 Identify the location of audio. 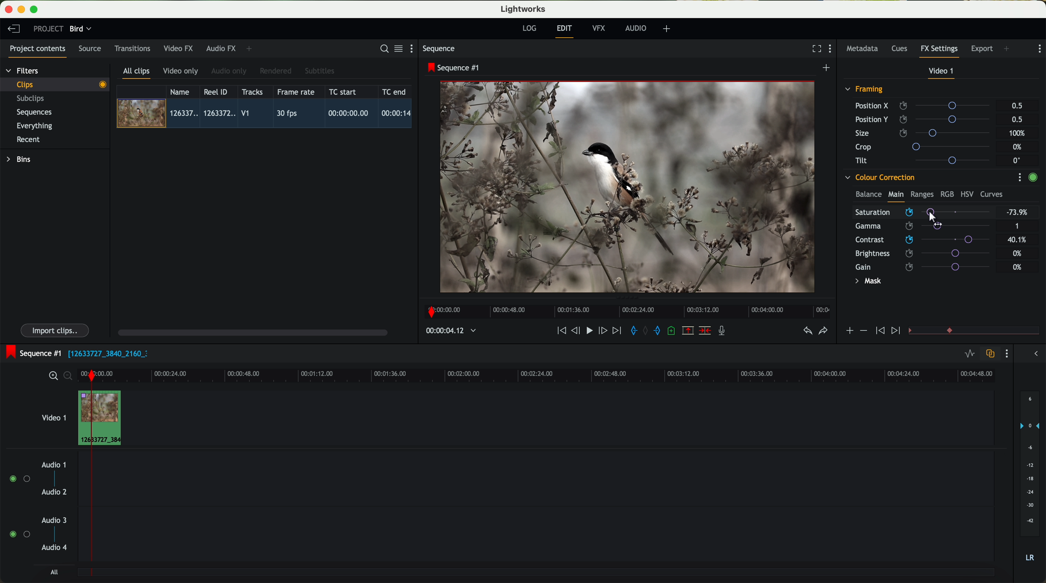
(636, 28).